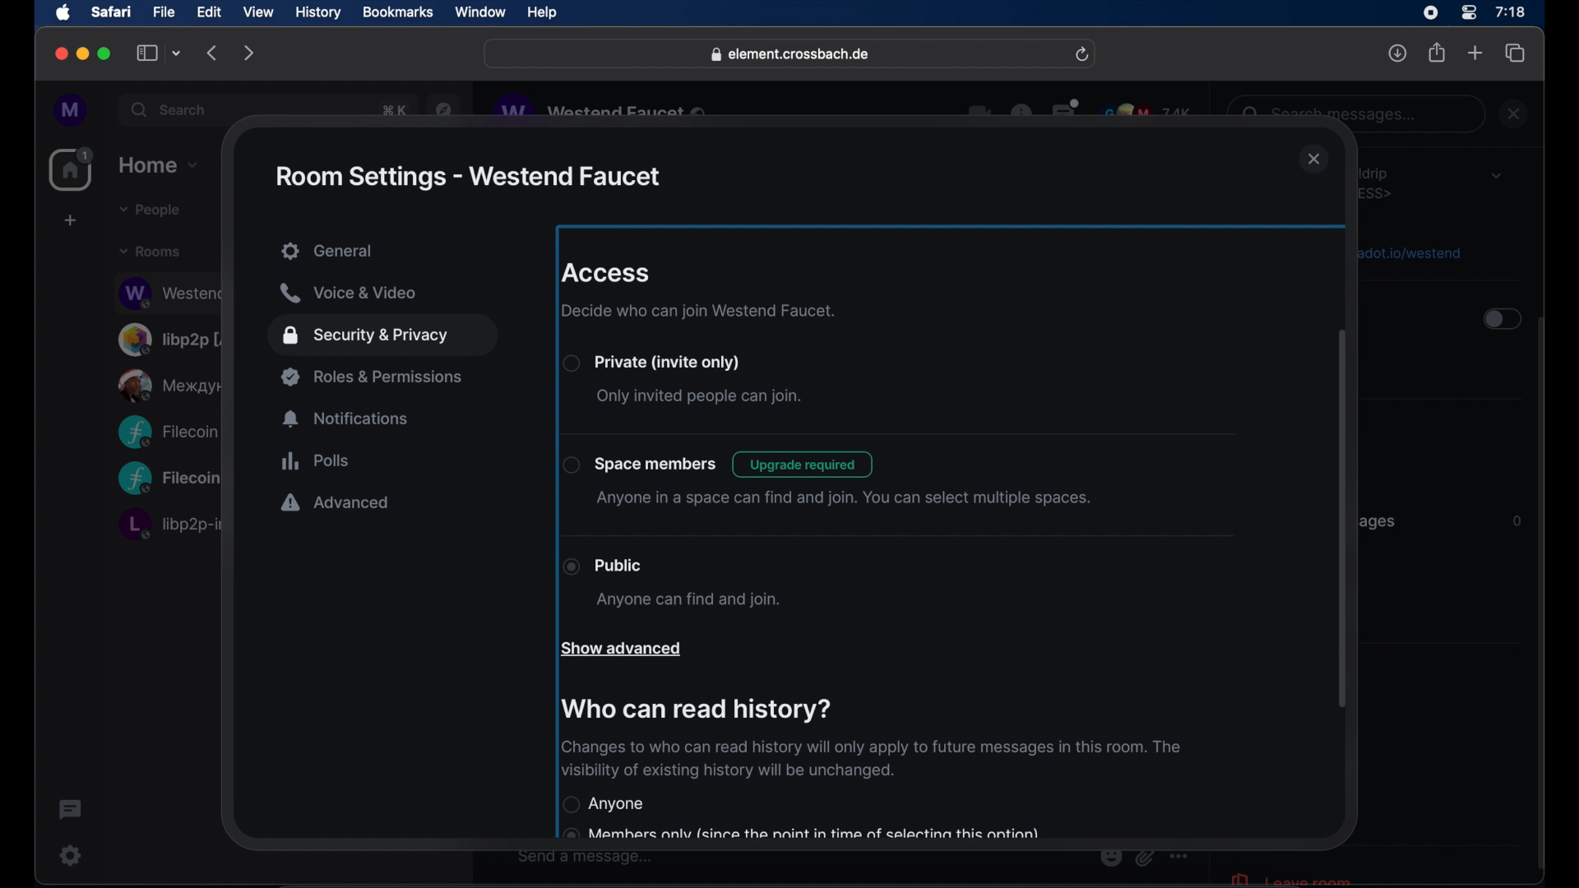  What do you see at coordinates (209, 12) in the screenshot?
I see `edit` at bounding box center [209, 12].